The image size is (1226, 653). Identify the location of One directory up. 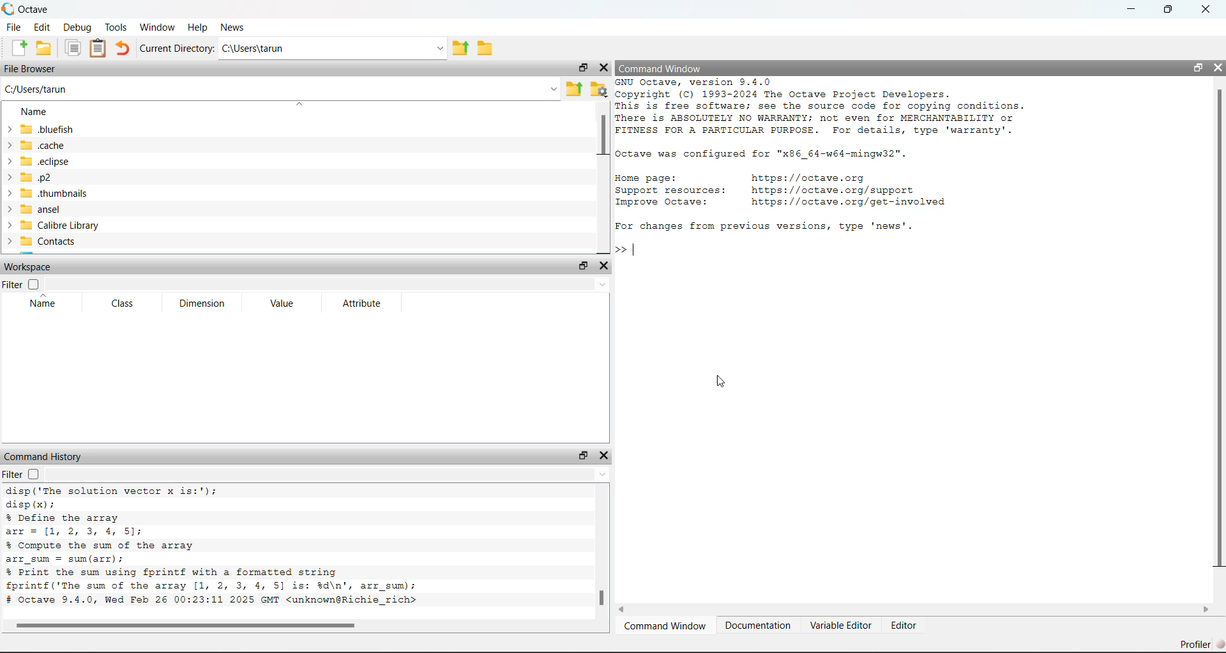
(575, 90).